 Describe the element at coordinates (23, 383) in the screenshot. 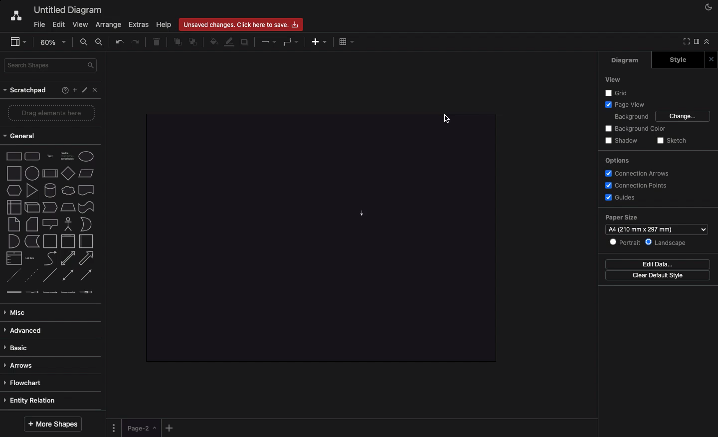

I see `Flowchart` at that location.